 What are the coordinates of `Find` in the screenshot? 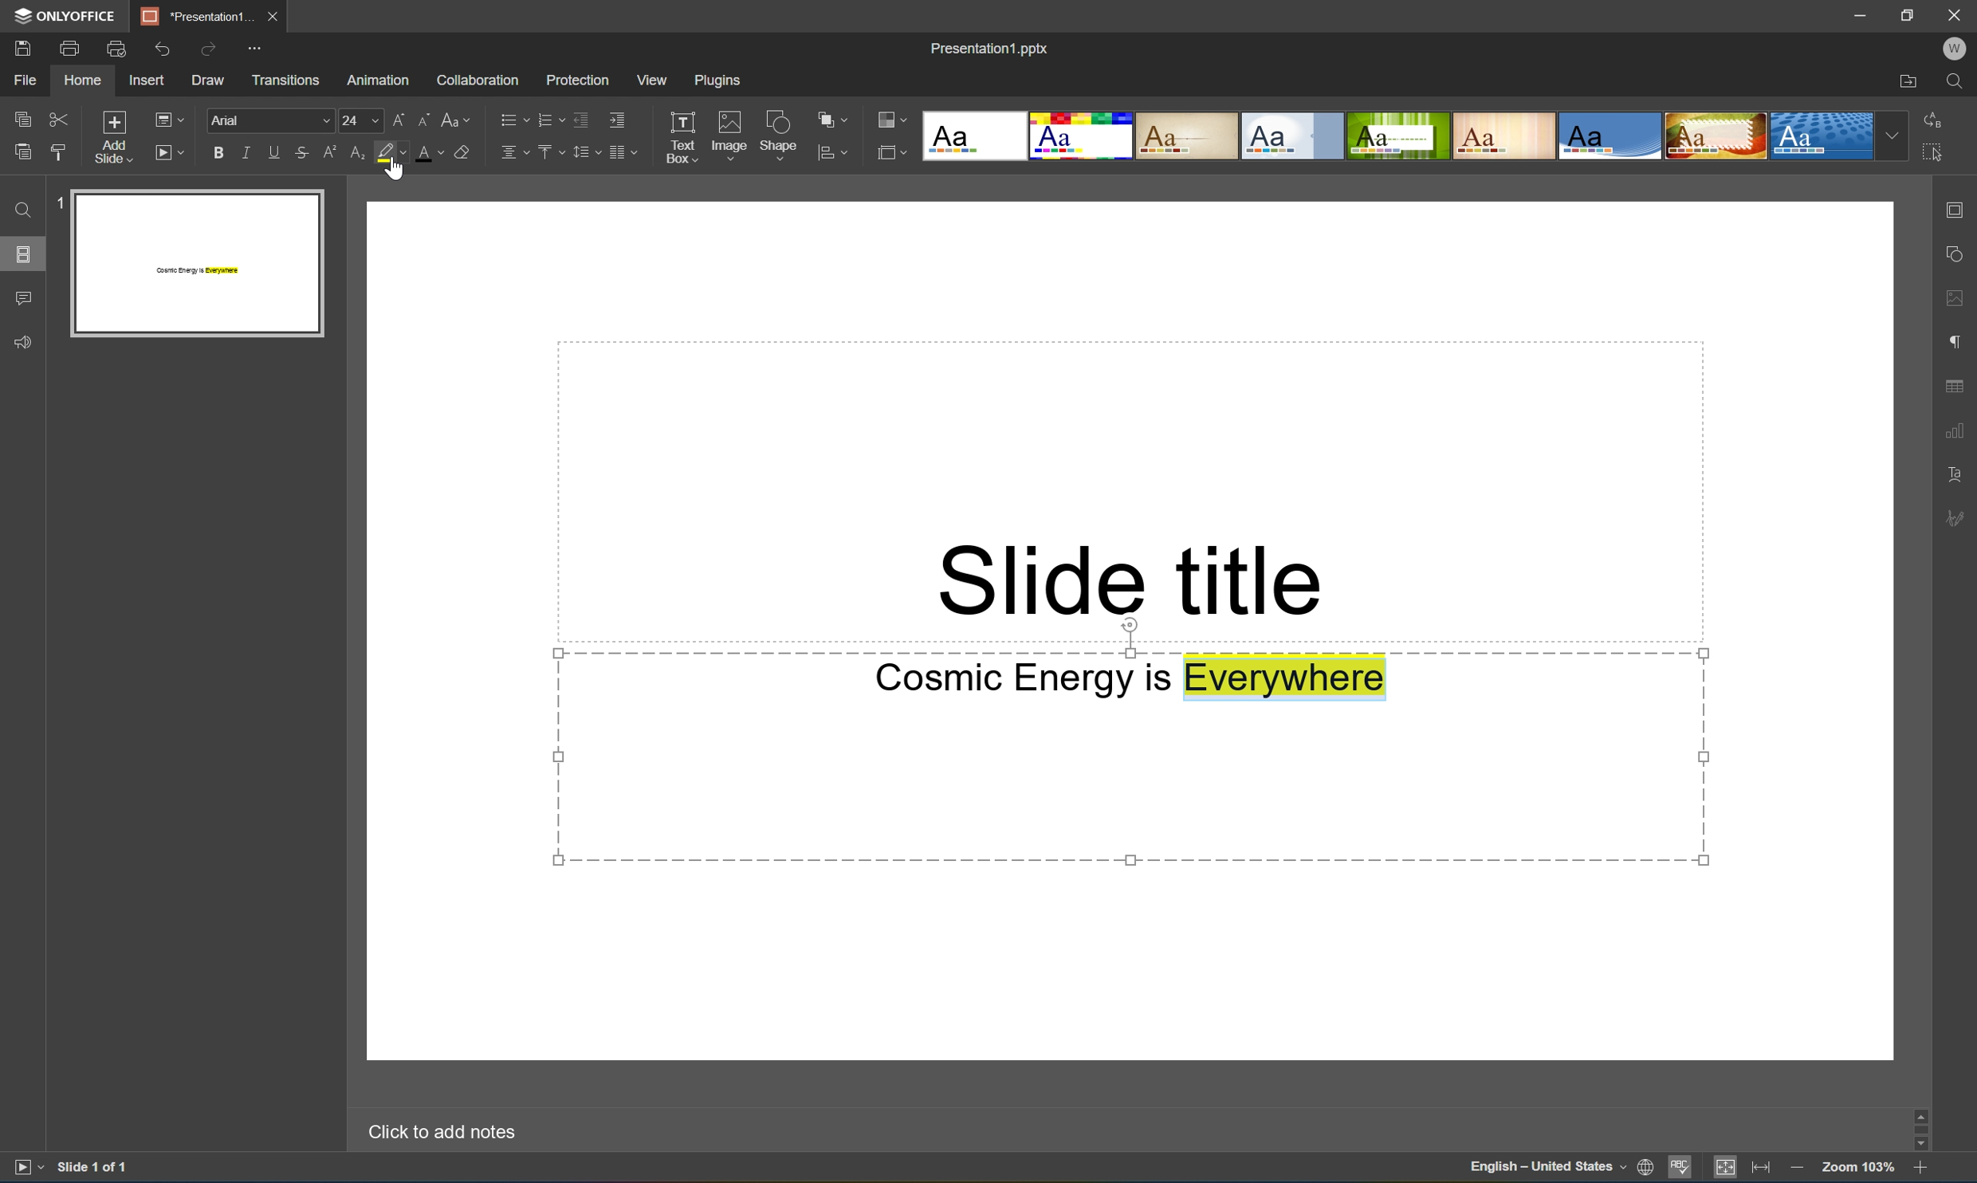 It's located at (1957, 83).